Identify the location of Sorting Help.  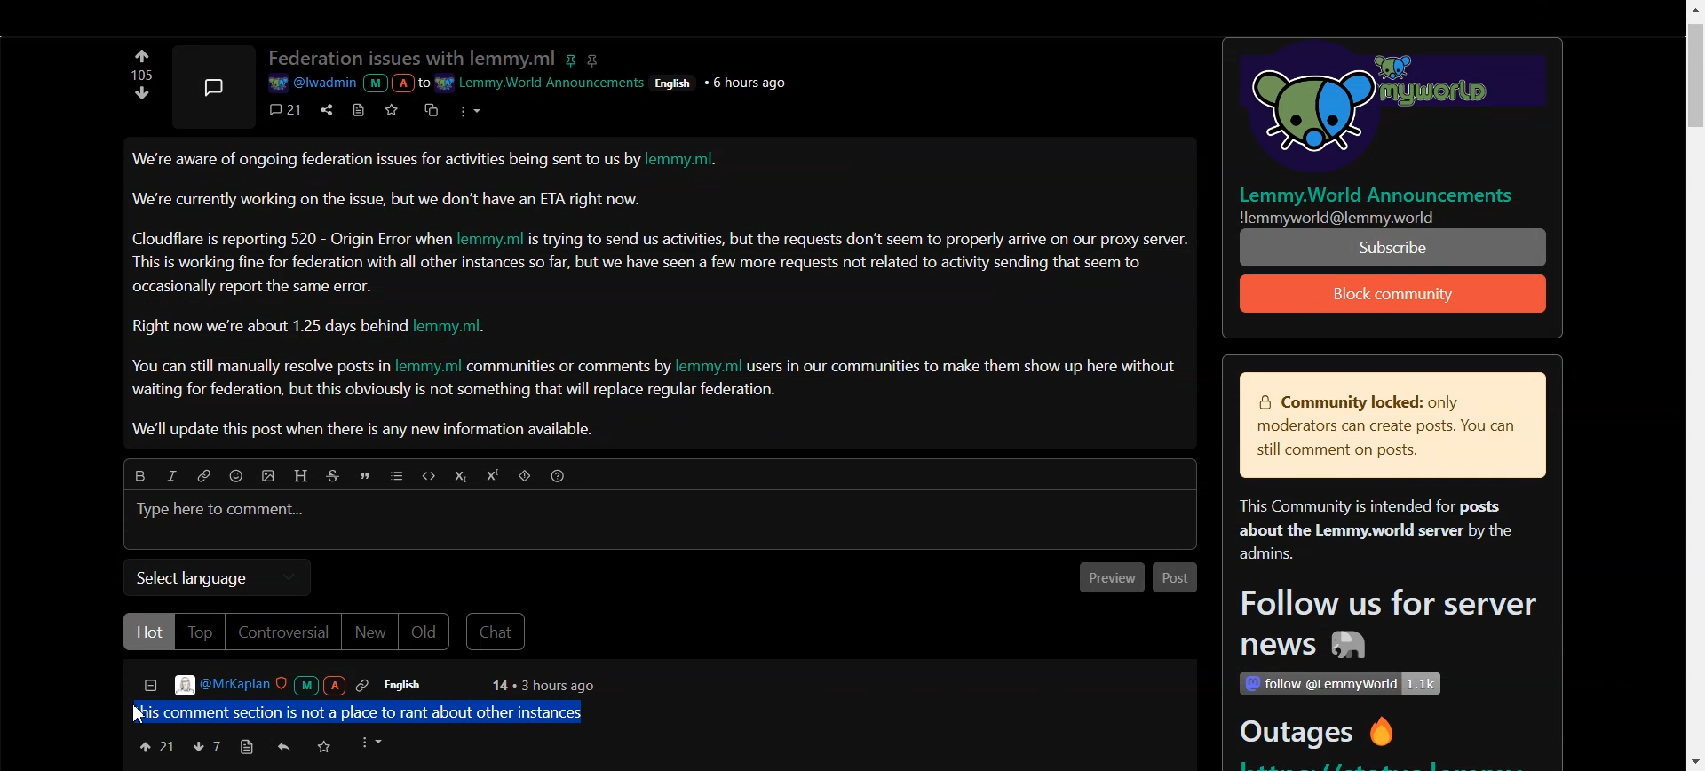
(559, 475).